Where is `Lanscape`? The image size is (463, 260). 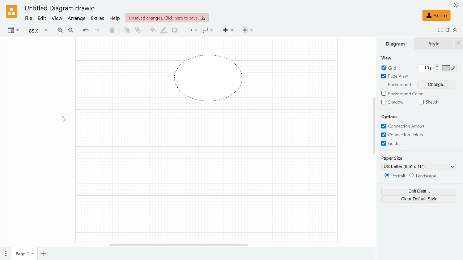 Lanscape is located at coordinates (424, 176).